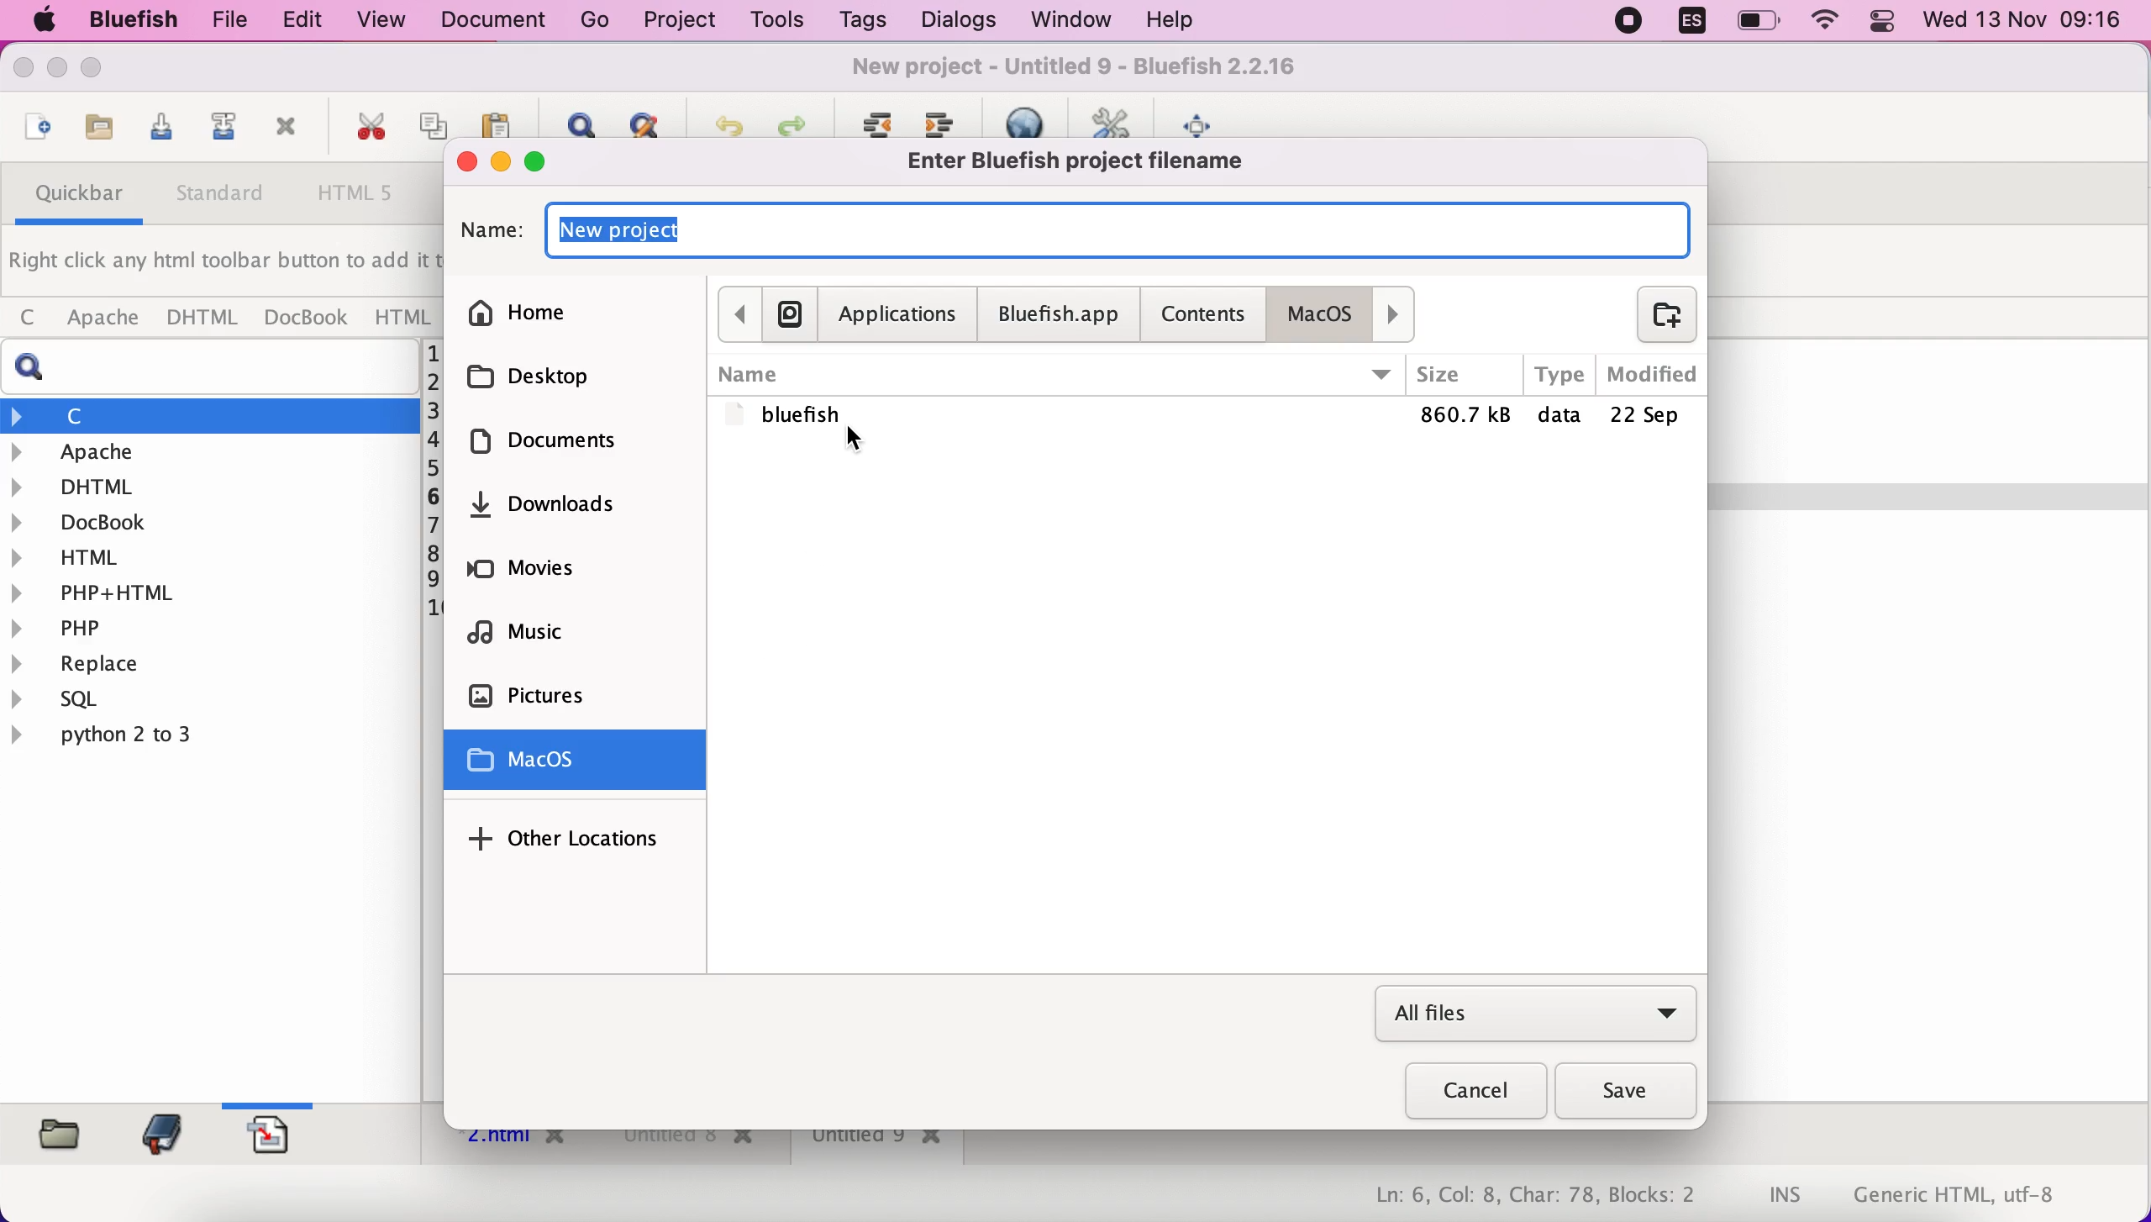 Image resolution: width=2151 pixels, height=1222 pixels. What do you see at coordinates (96, 129) in the screenshot?
I see `save file` at bounding box center [96, 129].